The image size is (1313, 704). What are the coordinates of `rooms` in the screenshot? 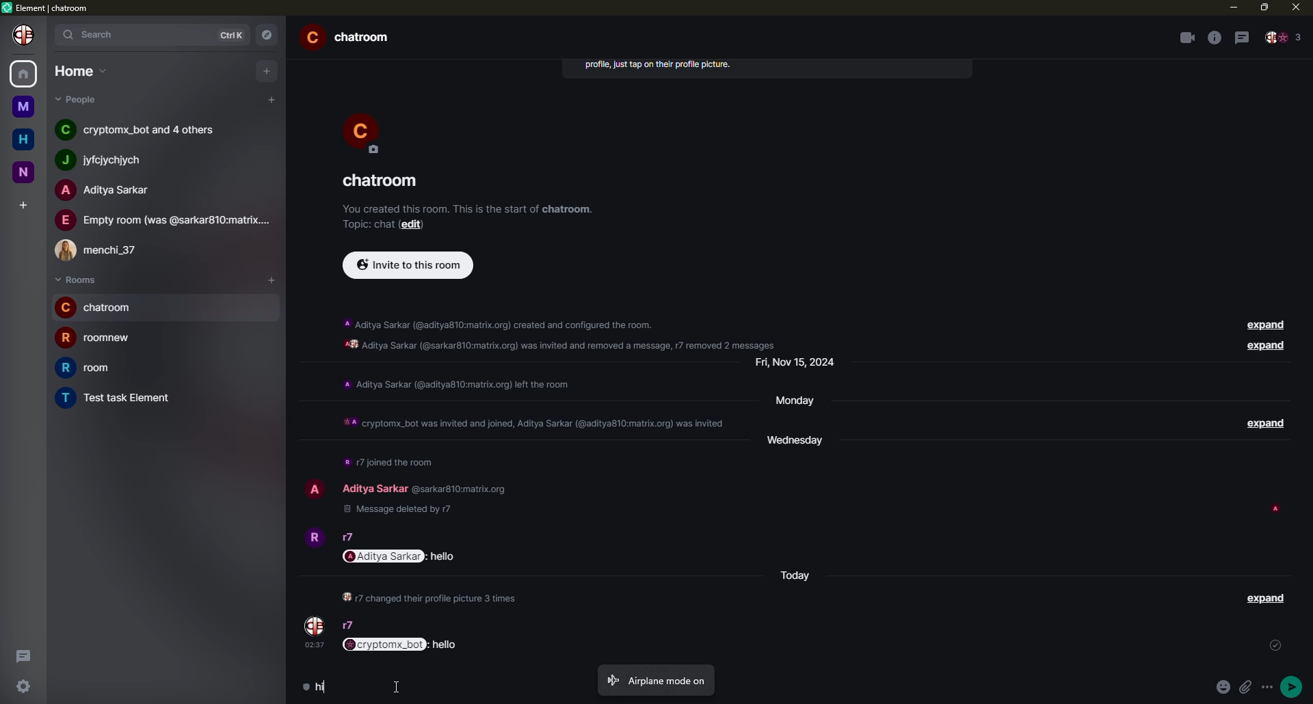 It's located at (77, 280).